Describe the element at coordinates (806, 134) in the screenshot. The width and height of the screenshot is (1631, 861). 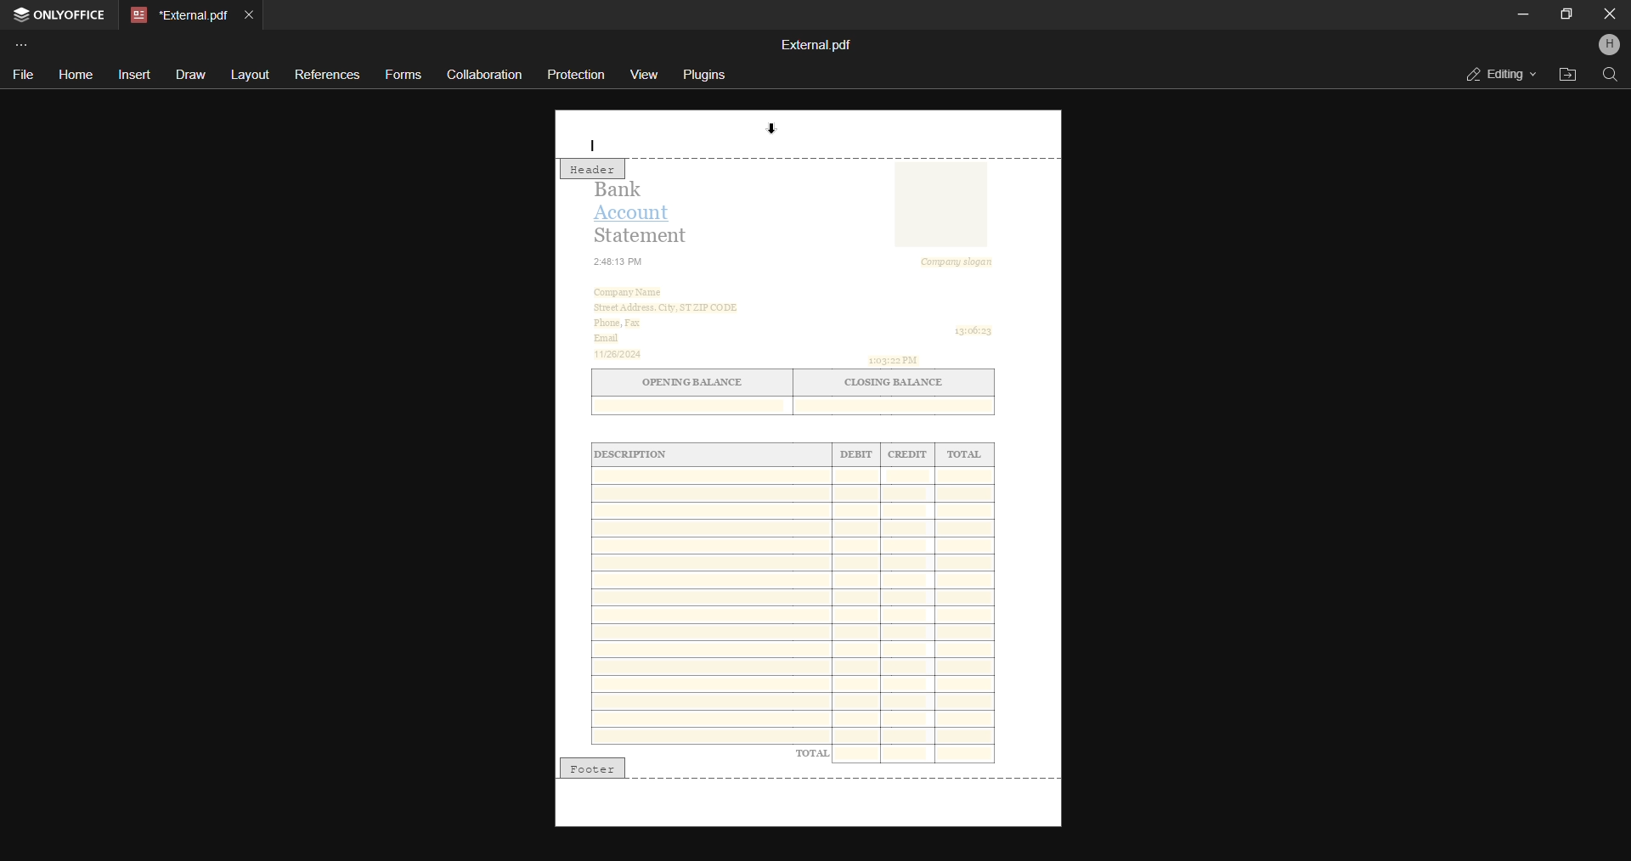
I see `header section` at that location.